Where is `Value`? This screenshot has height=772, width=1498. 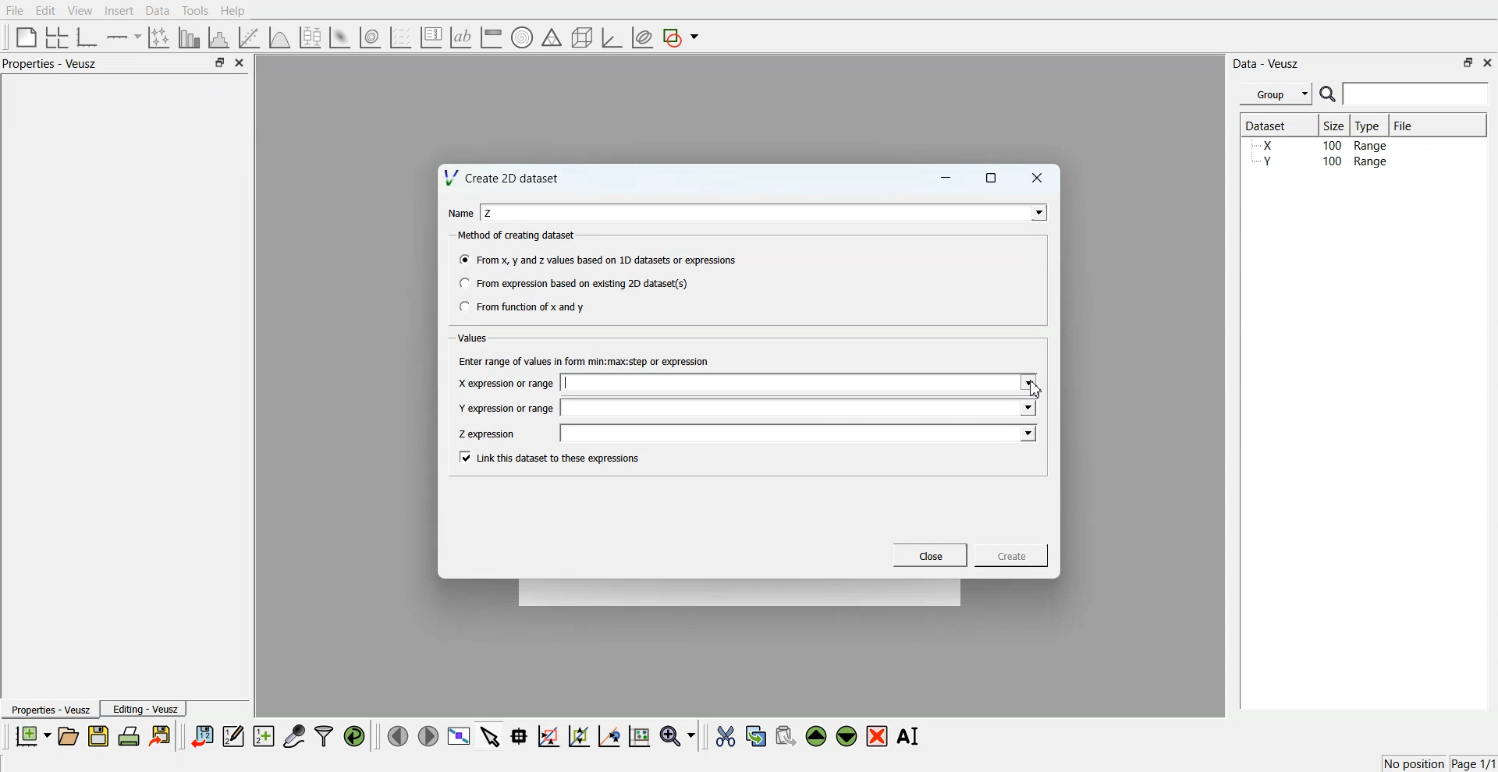
Value is located at coordinates (474, 338).